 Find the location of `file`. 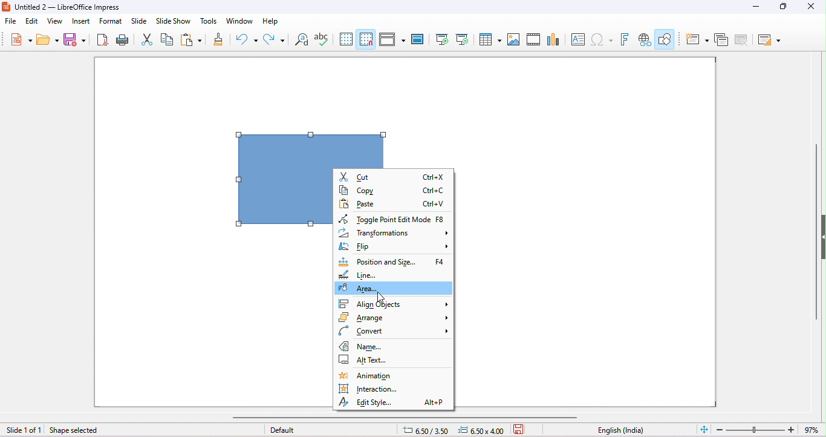

file is located at coordinates (10, 21).